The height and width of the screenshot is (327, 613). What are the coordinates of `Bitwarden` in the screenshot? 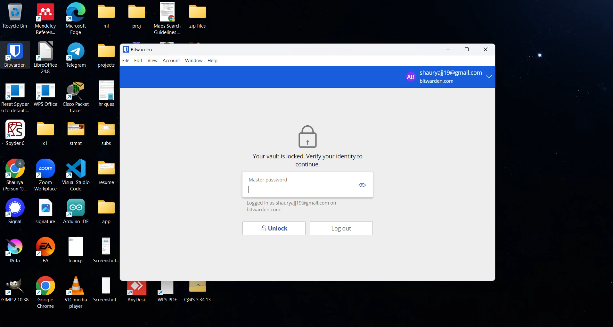 It's located at (137, 49).